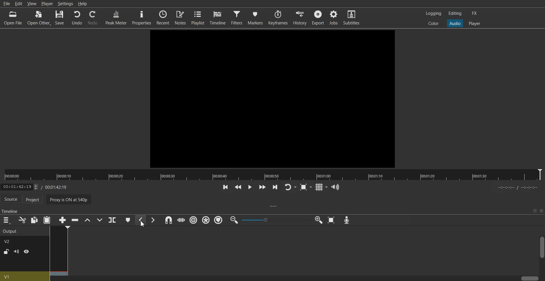  What do you see at coordinates (181, 18) in the screenshot?
I see `Notes` at bounding box center [181, 18].